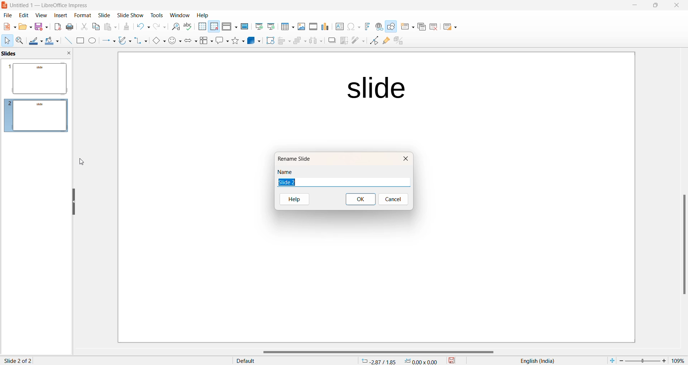  What do you see at coordinates (71, 26) in the screenshot?
I see `Print` at bounding box center [71, 26].